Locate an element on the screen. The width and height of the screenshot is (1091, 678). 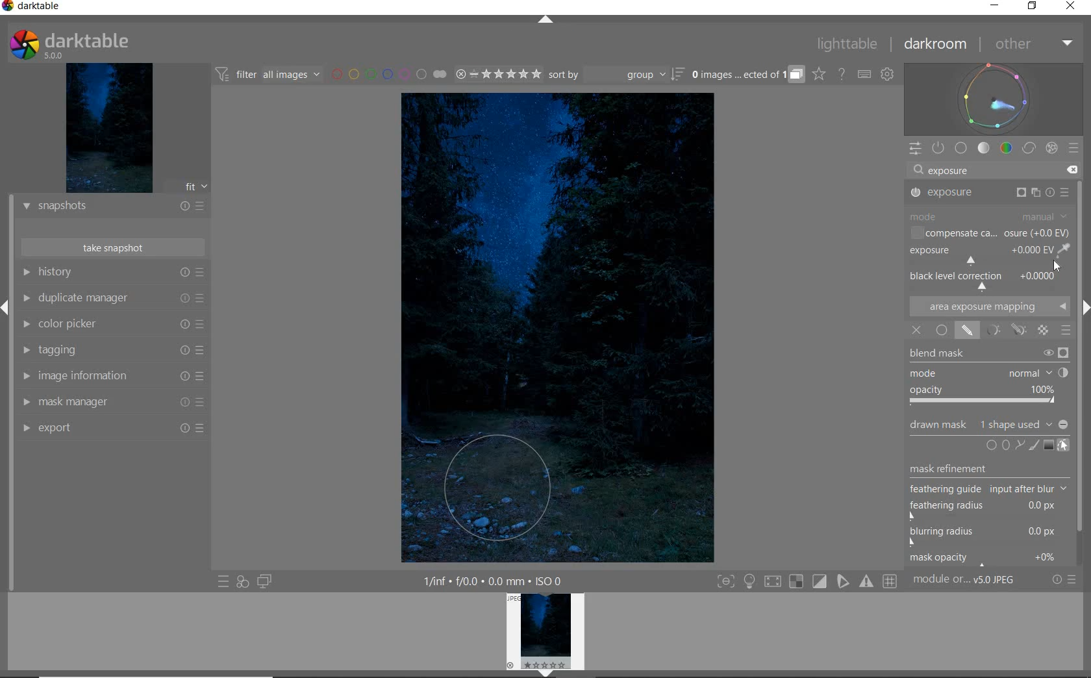
RESET OR PRESETS & PREFERENCES is located at coordinates (1065, 580).